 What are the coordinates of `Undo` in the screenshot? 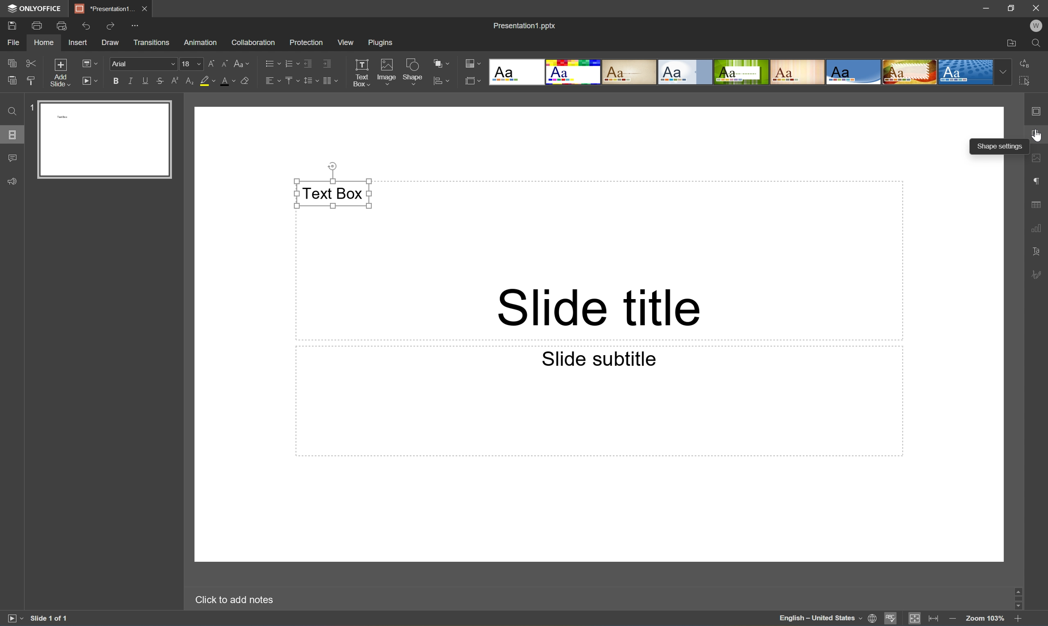 It's located at (88, 27).